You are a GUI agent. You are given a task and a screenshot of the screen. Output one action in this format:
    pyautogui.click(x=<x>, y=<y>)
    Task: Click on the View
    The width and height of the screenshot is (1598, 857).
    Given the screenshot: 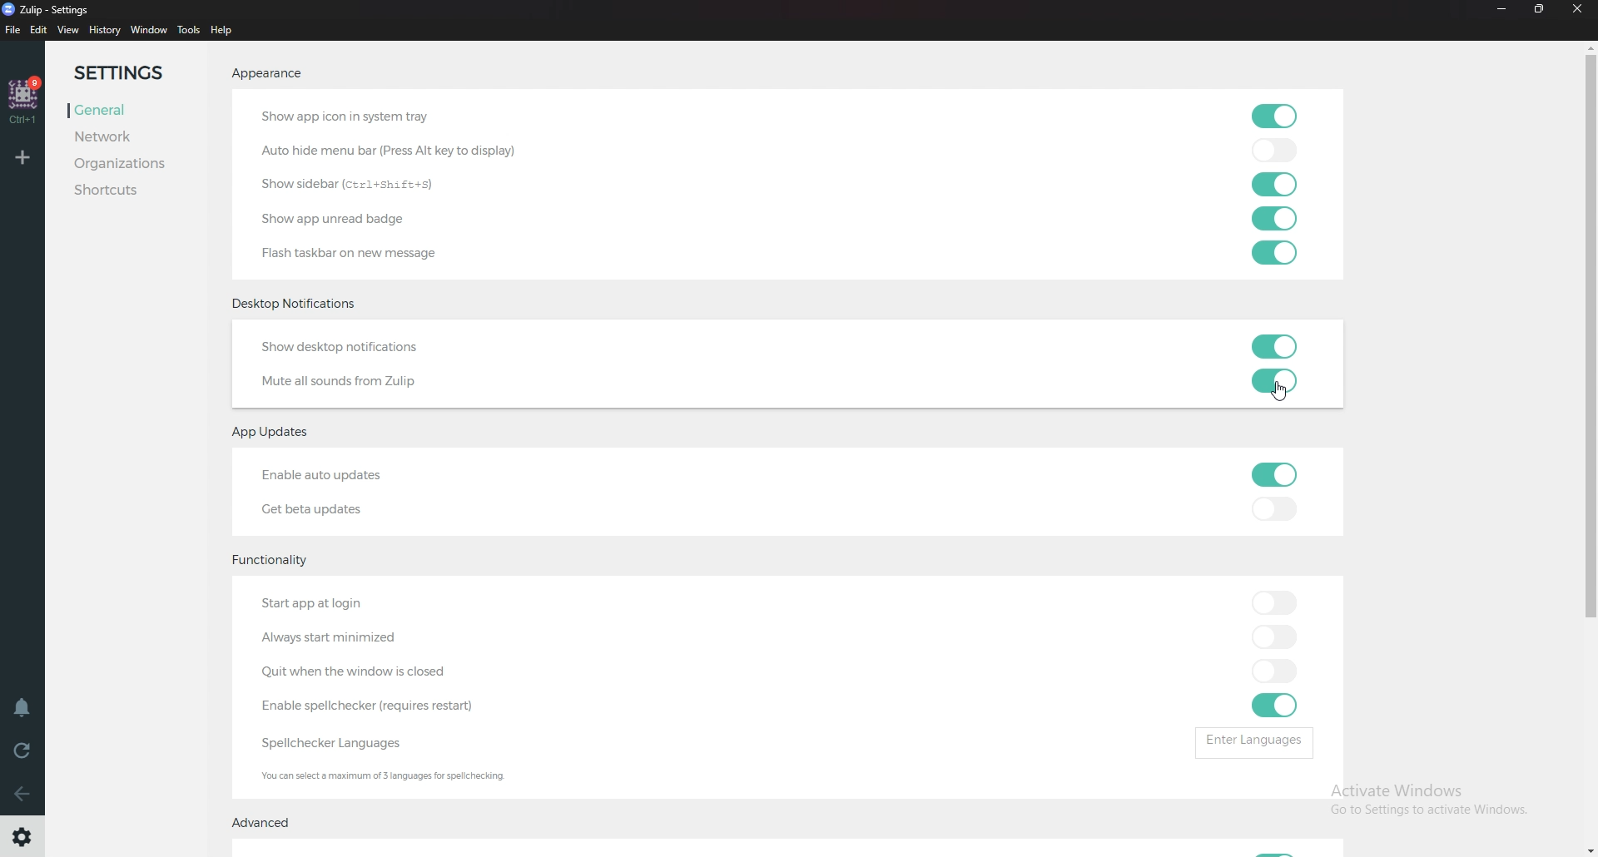 What is the action you would take?
    pyautogui.click(x=69, y=30)
    